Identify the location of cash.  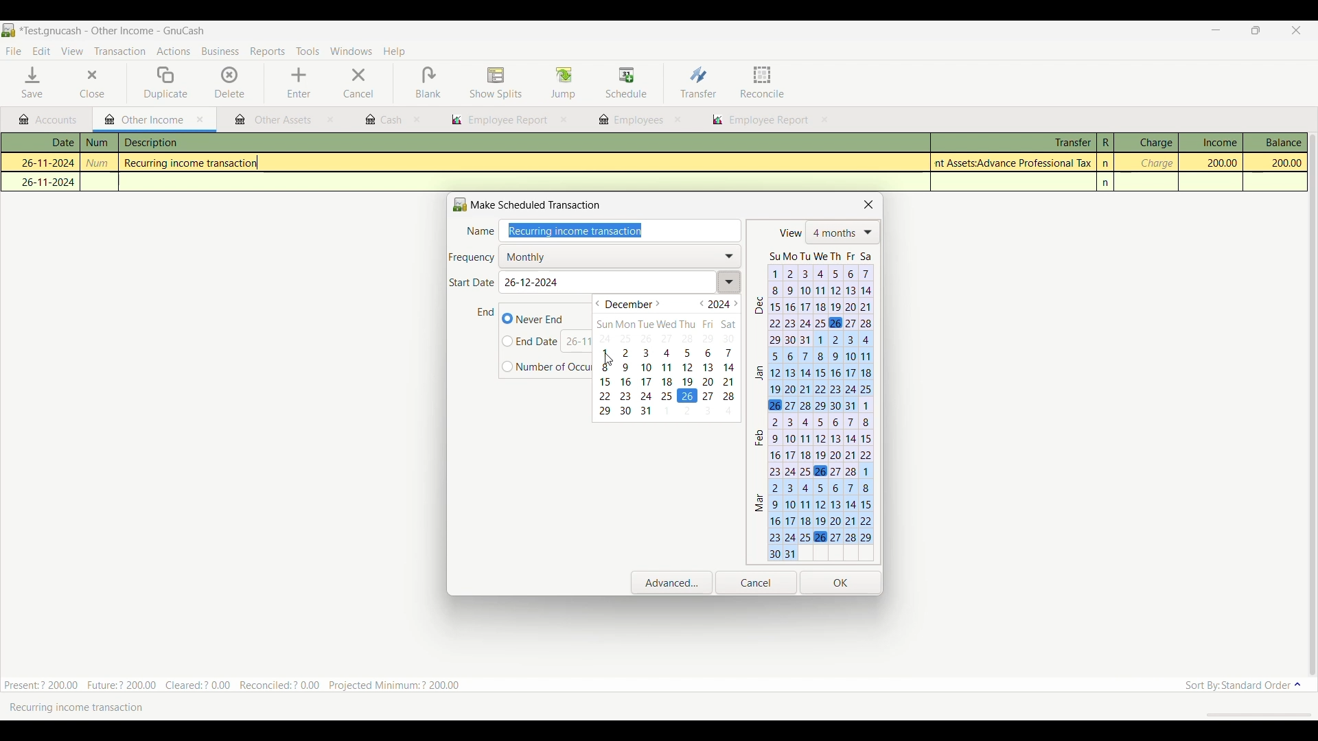
(382, 120).